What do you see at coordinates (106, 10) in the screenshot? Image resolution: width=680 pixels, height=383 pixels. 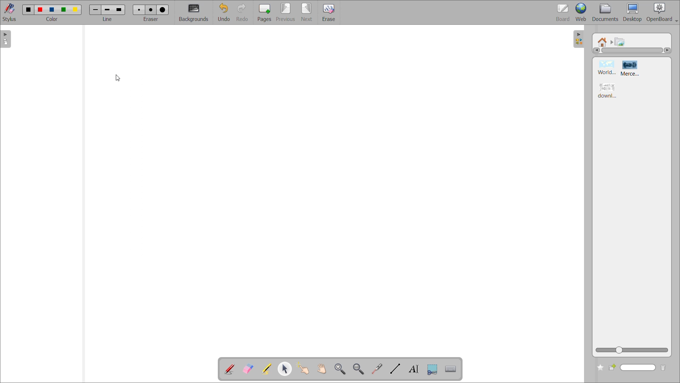 I see `line 2` at bounding box center [106, 10].